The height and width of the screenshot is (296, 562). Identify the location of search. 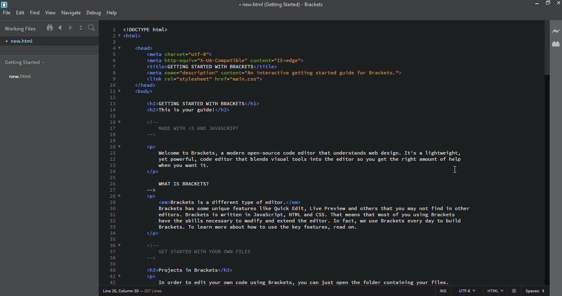
(92, 28).